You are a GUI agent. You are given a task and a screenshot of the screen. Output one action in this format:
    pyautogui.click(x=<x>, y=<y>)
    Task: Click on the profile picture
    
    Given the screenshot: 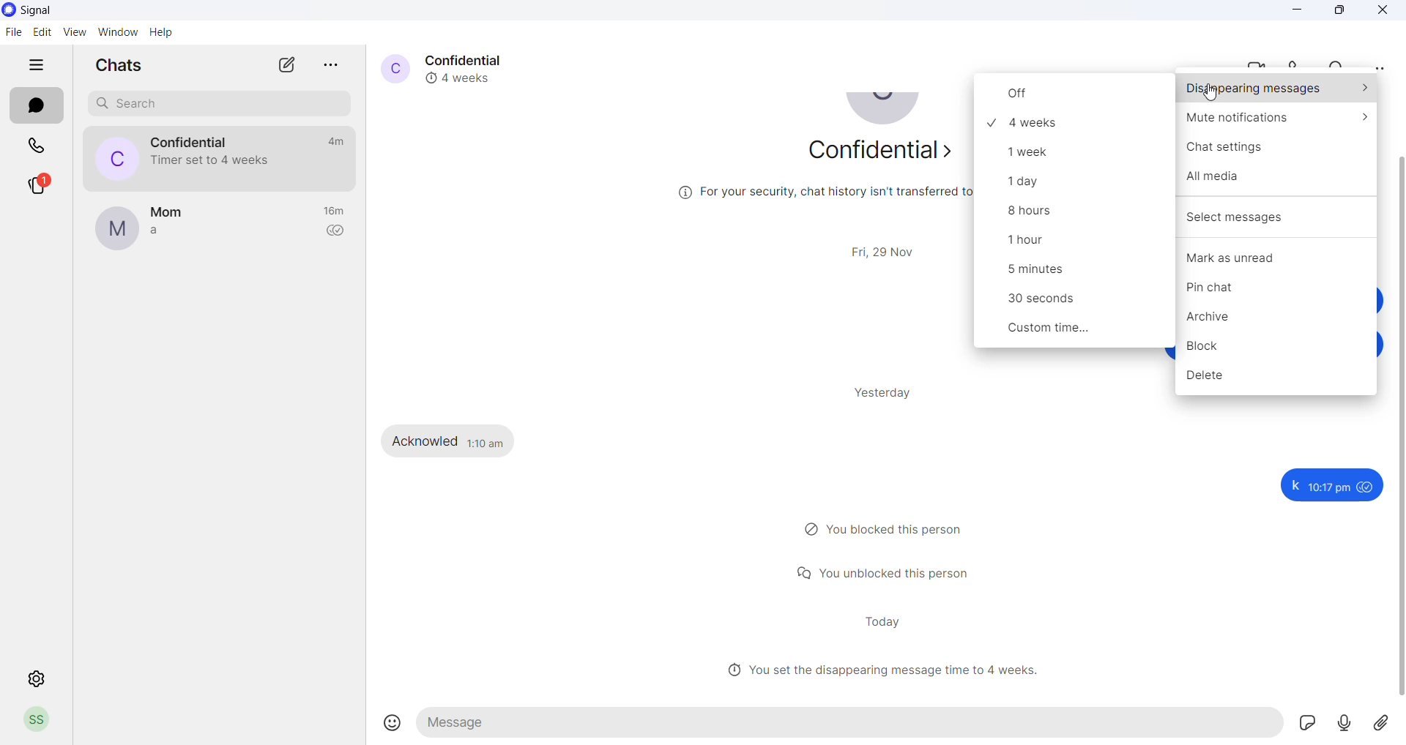 What is the action you would take?
    pyautogui.click(x=392, y=67)
    